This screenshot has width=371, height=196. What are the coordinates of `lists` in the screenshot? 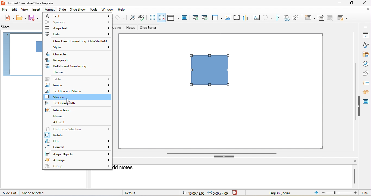 It's located at (78, 34).